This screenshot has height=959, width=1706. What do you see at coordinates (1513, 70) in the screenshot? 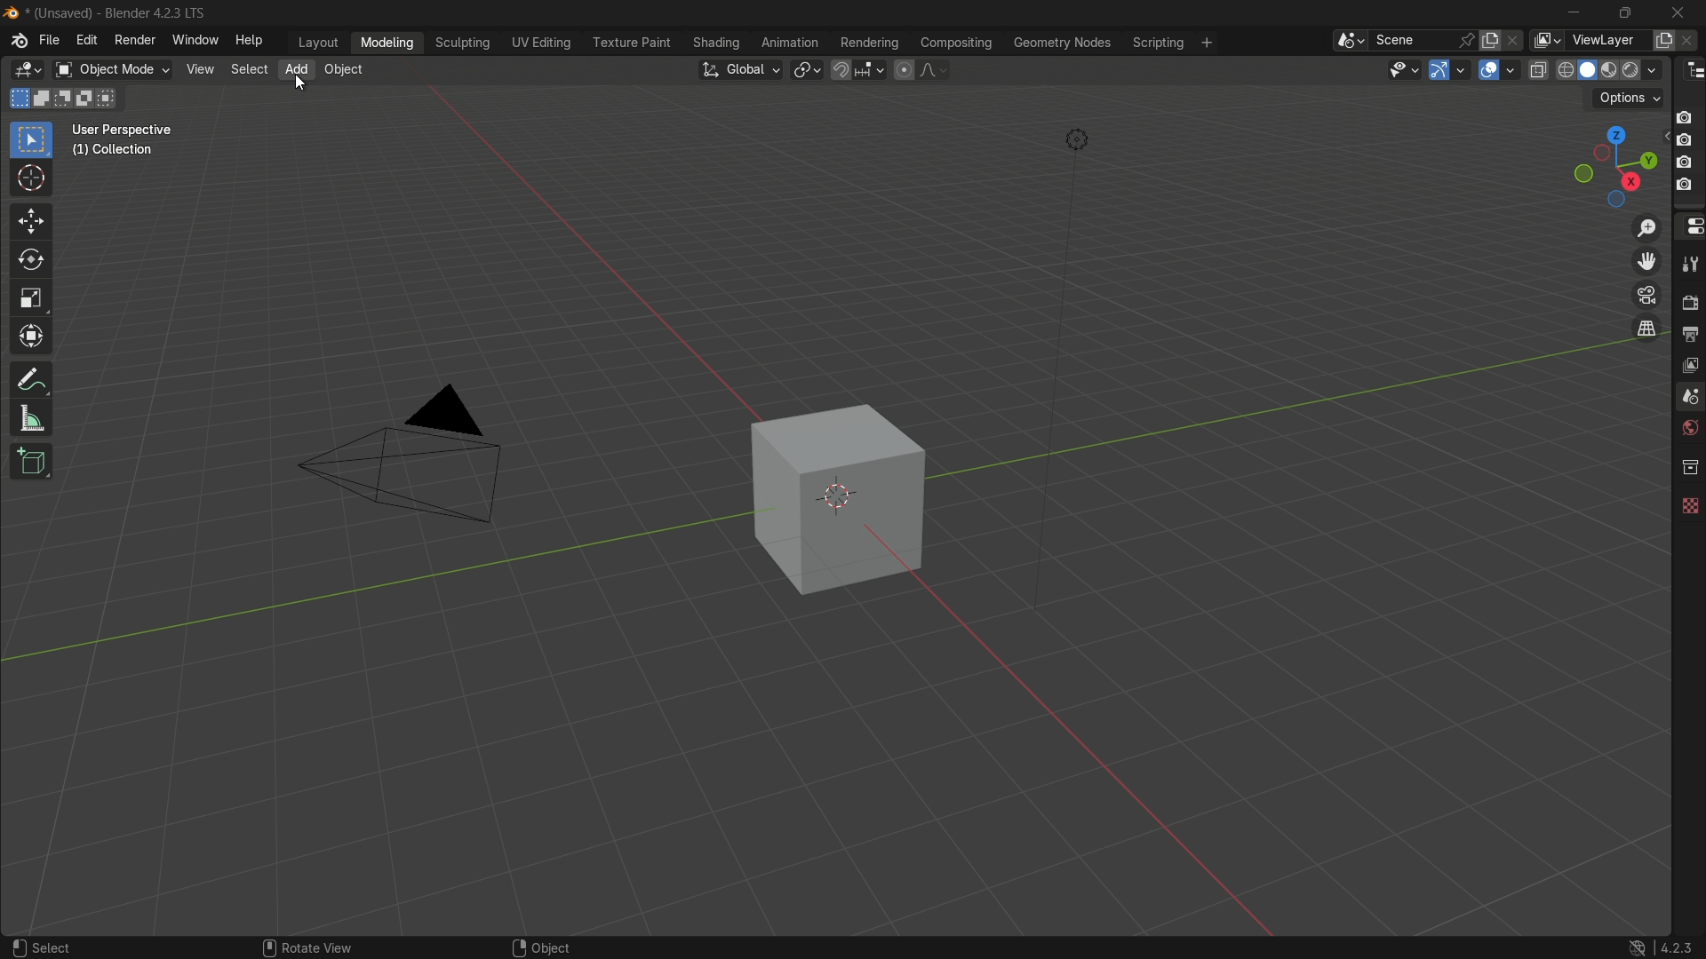
I see `show overlays` at bounding box center [1513, 70].